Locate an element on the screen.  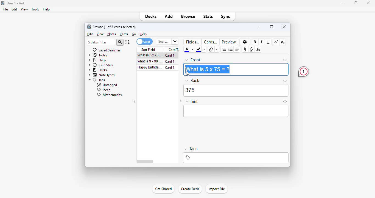
tools is located at coordinates (36, 9).